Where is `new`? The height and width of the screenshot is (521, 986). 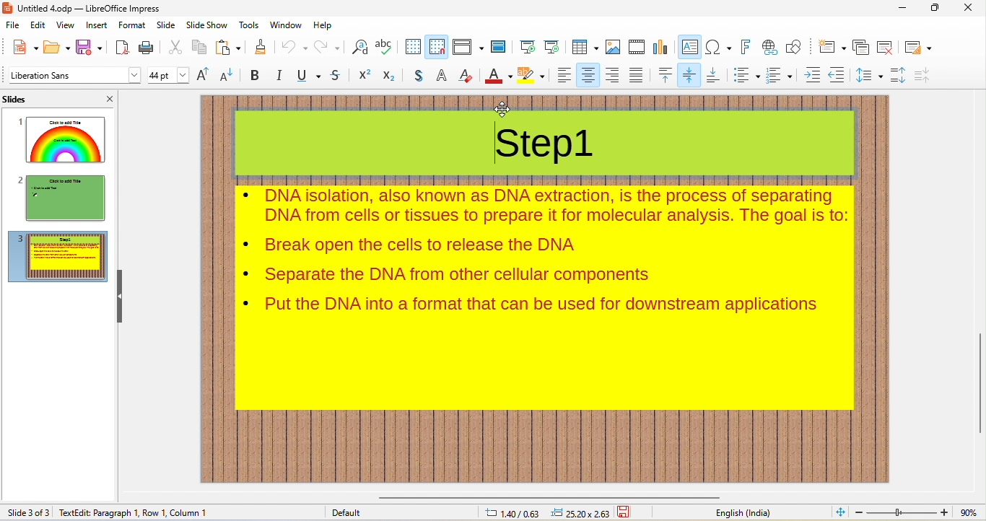
new is located at coordinates (24, 46).